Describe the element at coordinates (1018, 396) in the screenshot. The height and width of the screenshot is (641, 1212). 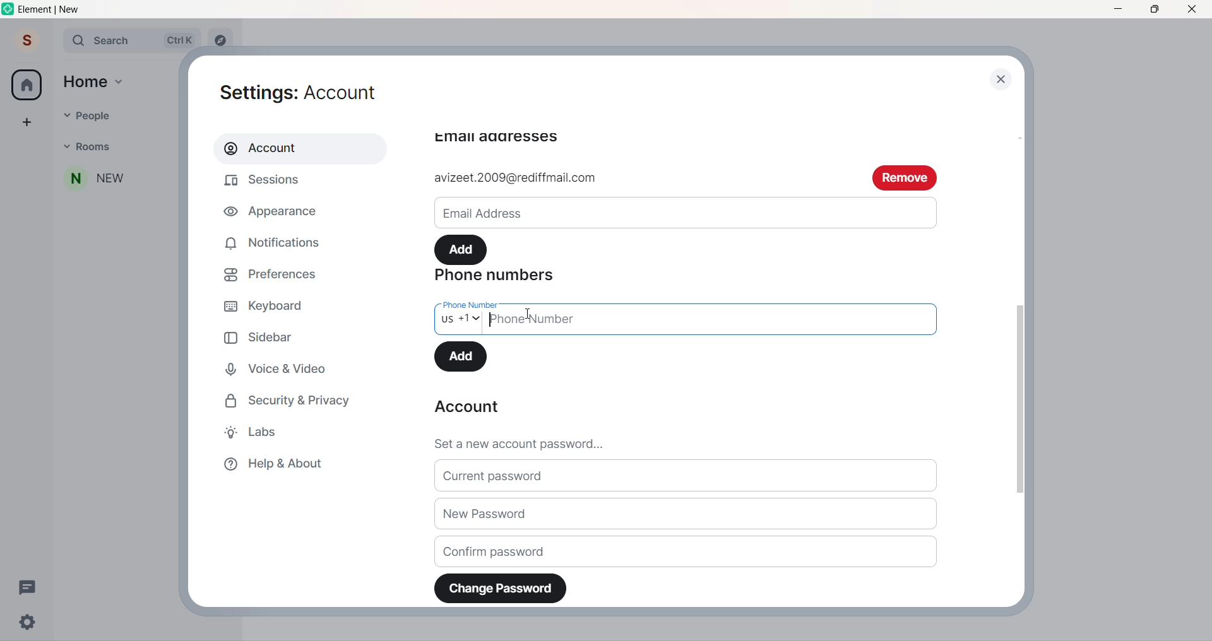
I see `Scroll Bar` at that location.